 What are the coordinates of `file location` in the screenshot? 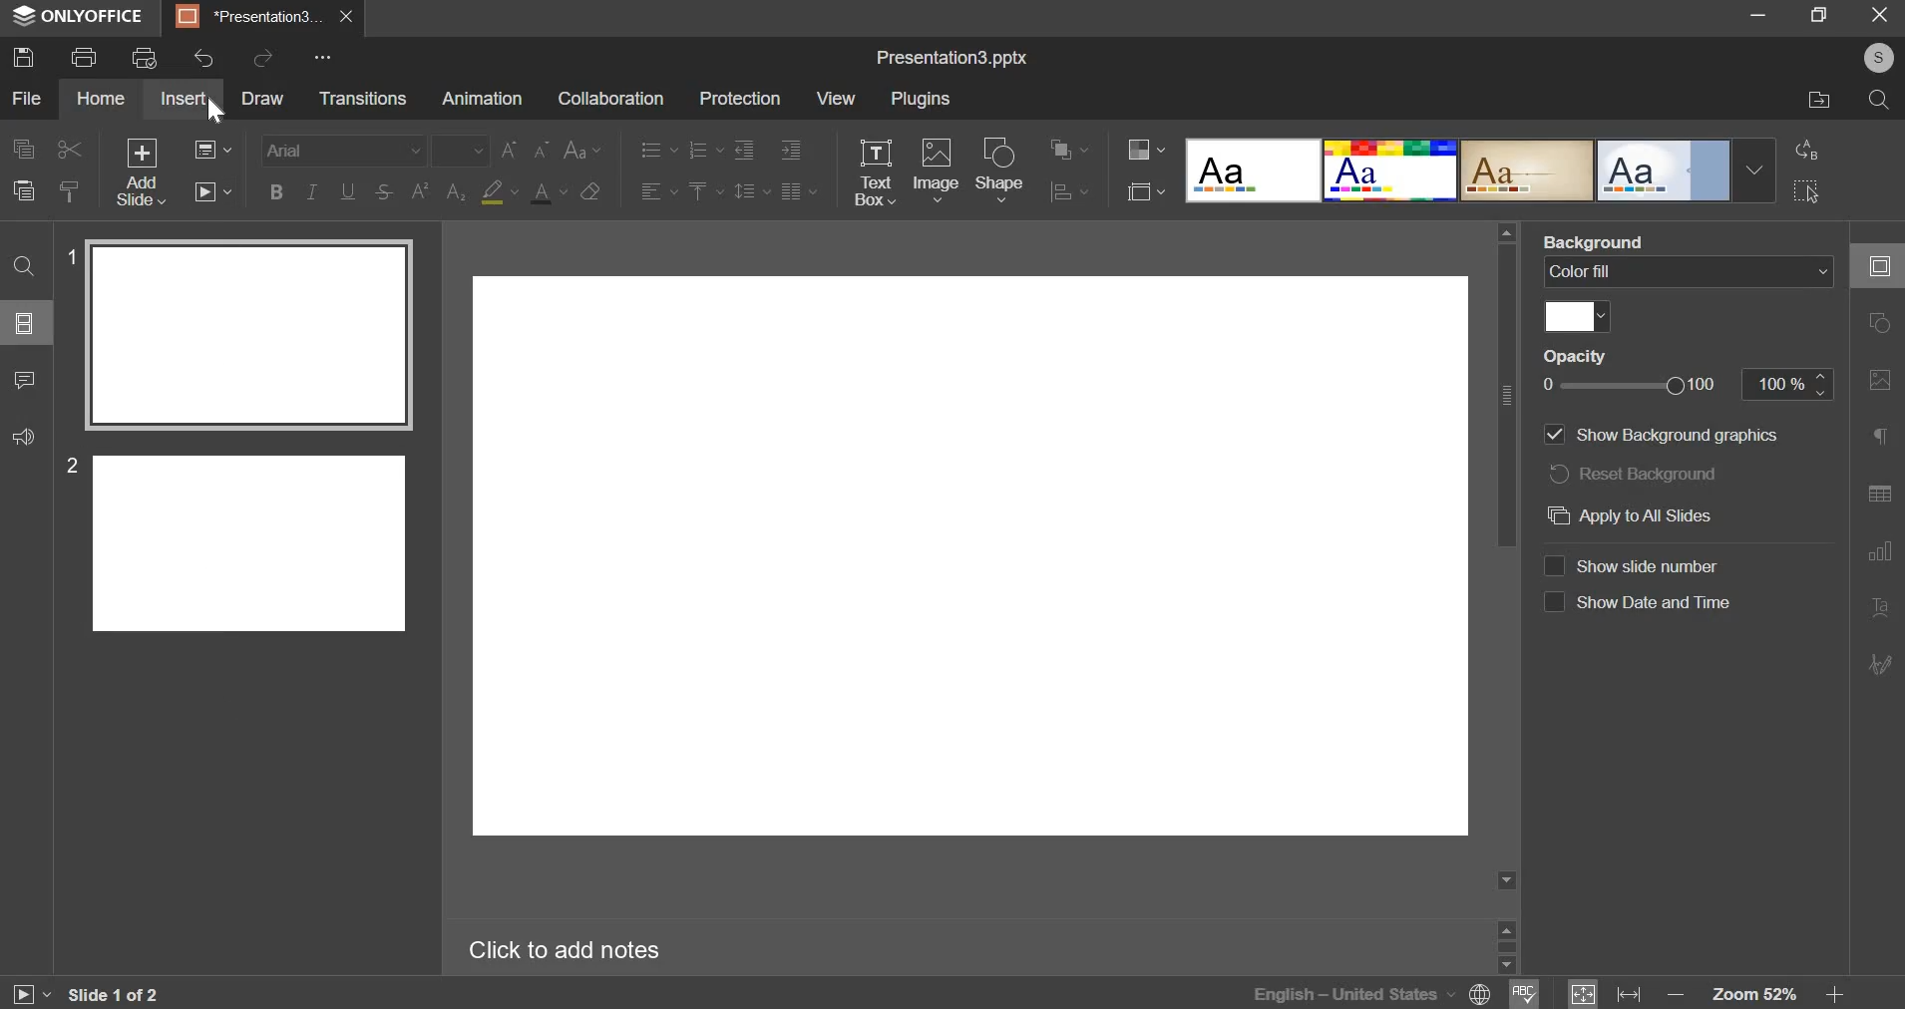 It's located at (1816, 101).